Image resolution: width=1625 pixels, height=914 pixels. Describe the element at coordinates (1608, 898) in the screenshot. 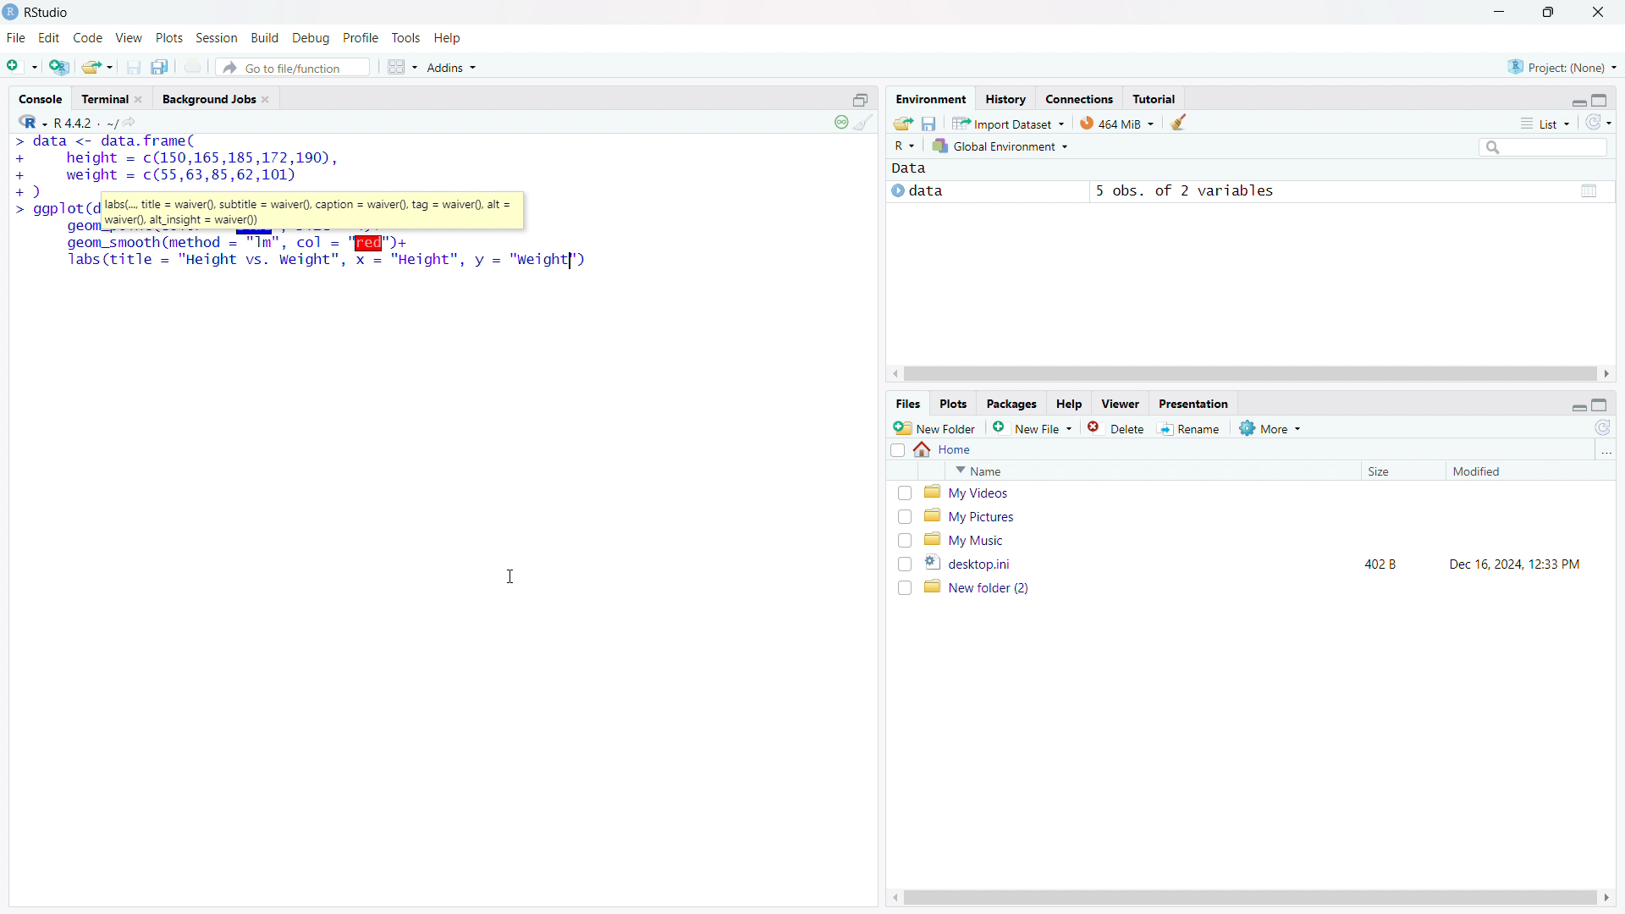

I see `scroll right` at that location.